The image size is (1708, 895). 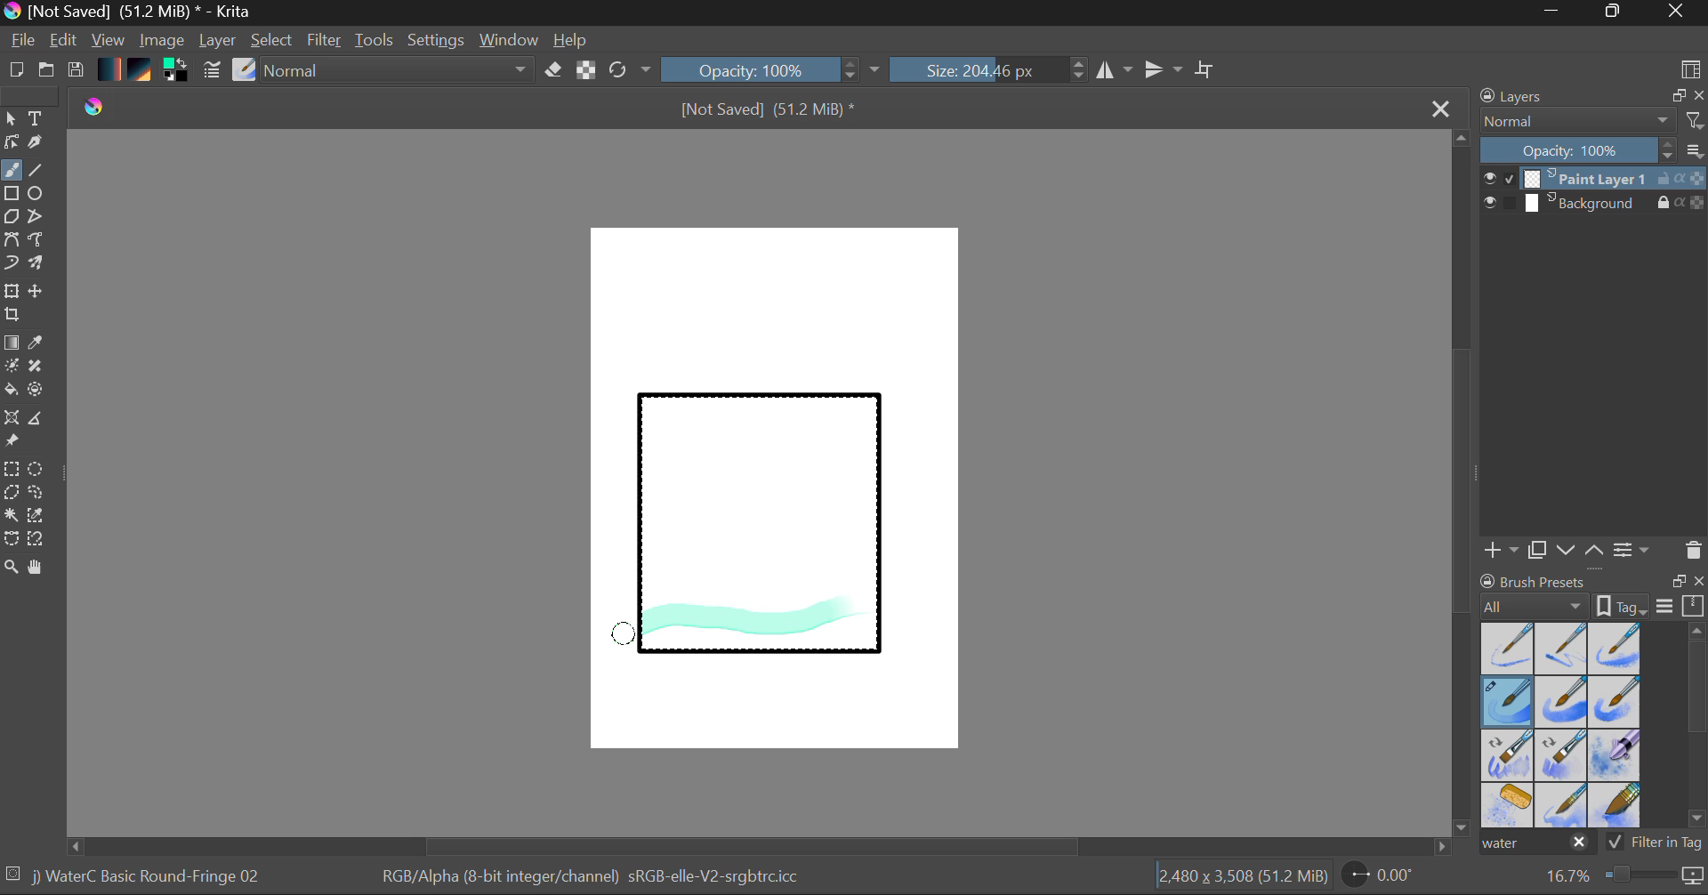 I want to click on Open, so click(x=48, y=72).